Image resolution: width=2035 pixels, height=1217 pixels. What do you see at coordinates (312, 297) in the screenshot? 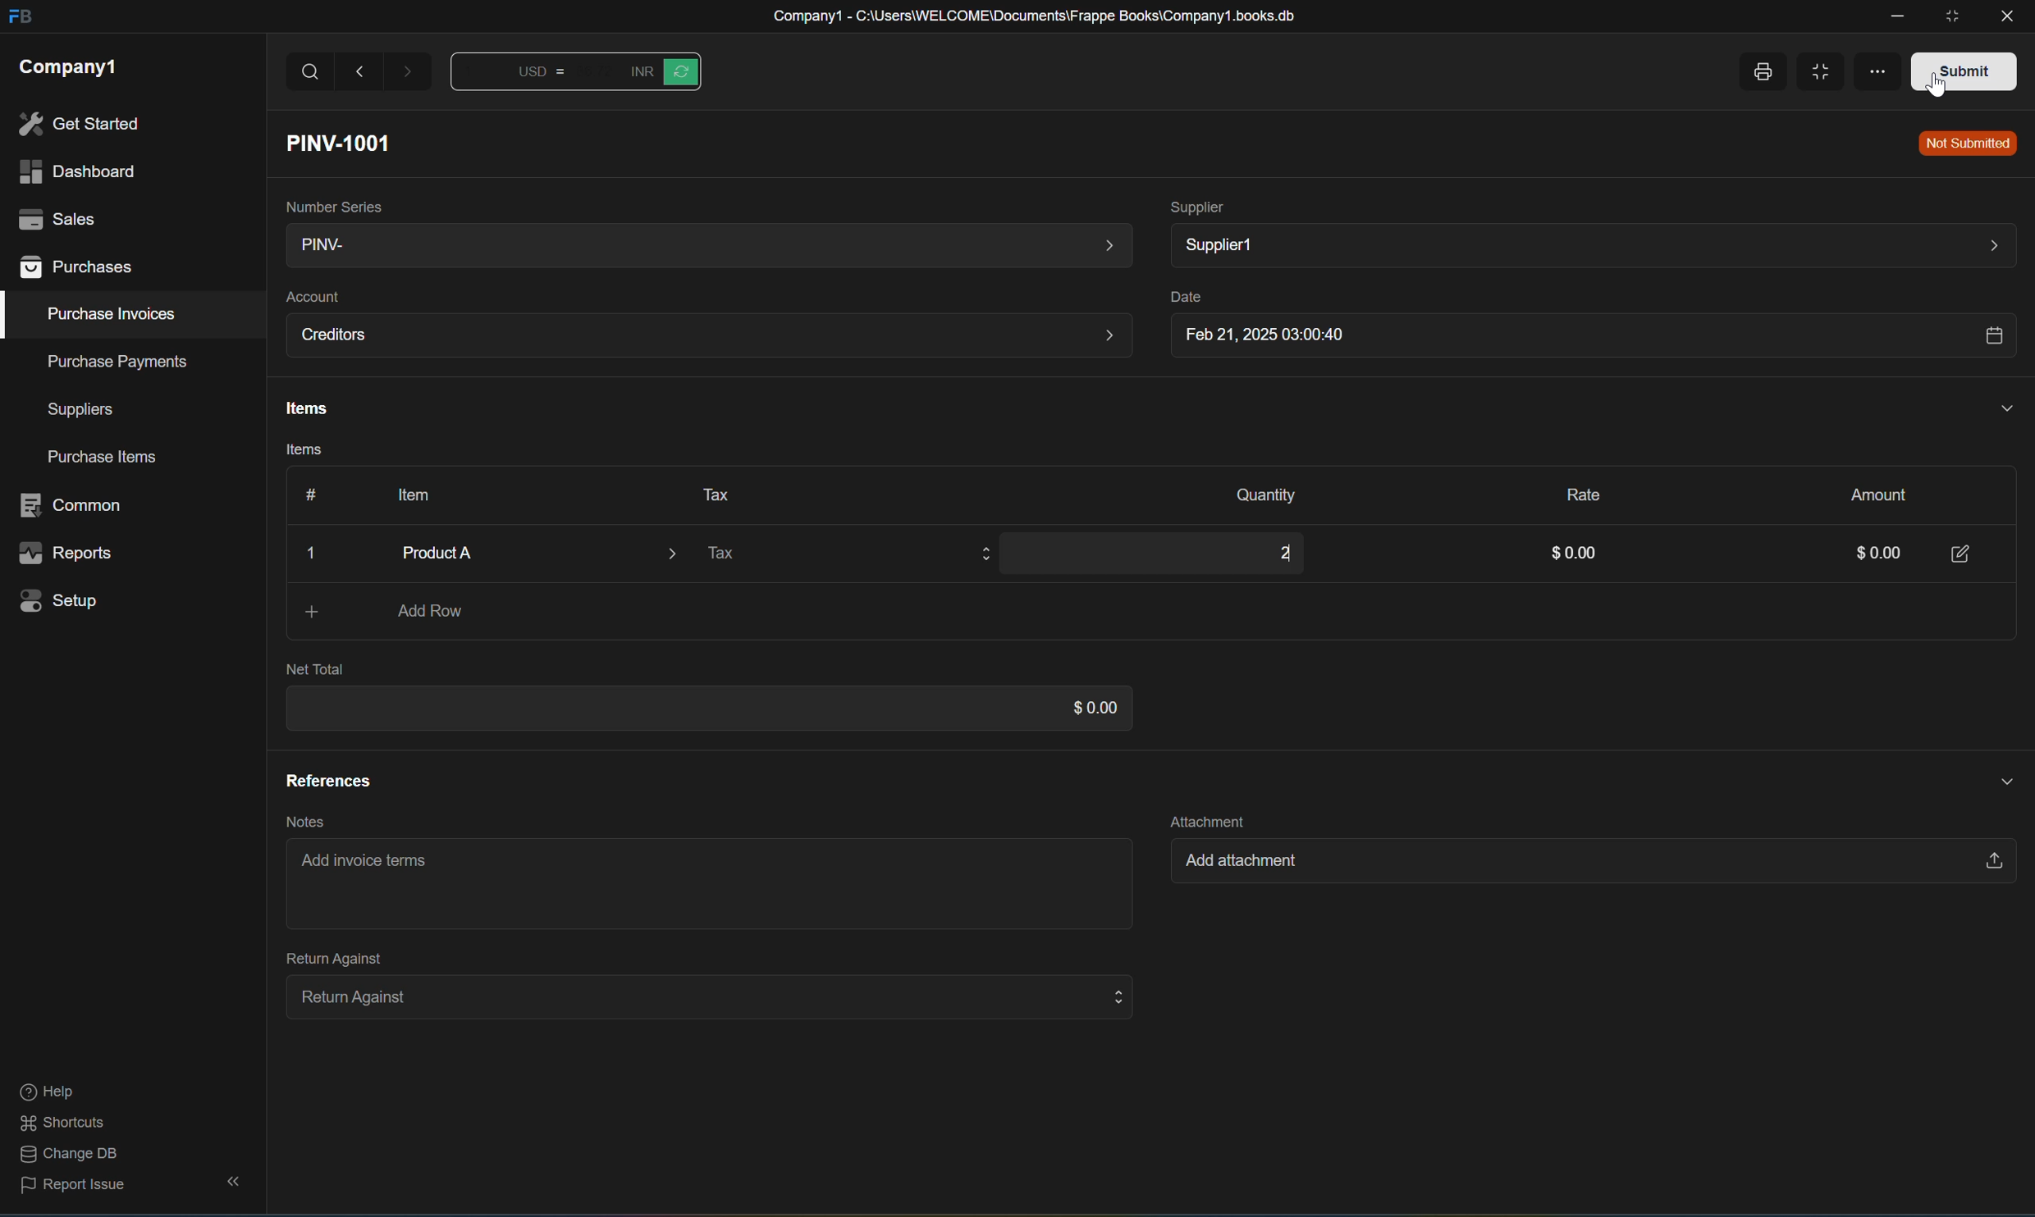
I see `Account` at bounding box center [312, 297].